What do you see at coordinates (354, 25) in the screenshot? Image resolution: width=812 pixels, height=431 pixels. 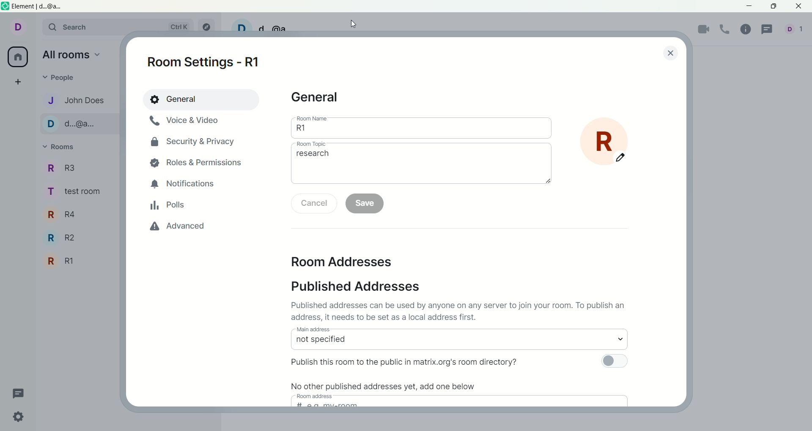 I see `cursor movement` at bounding box center [354, 25].